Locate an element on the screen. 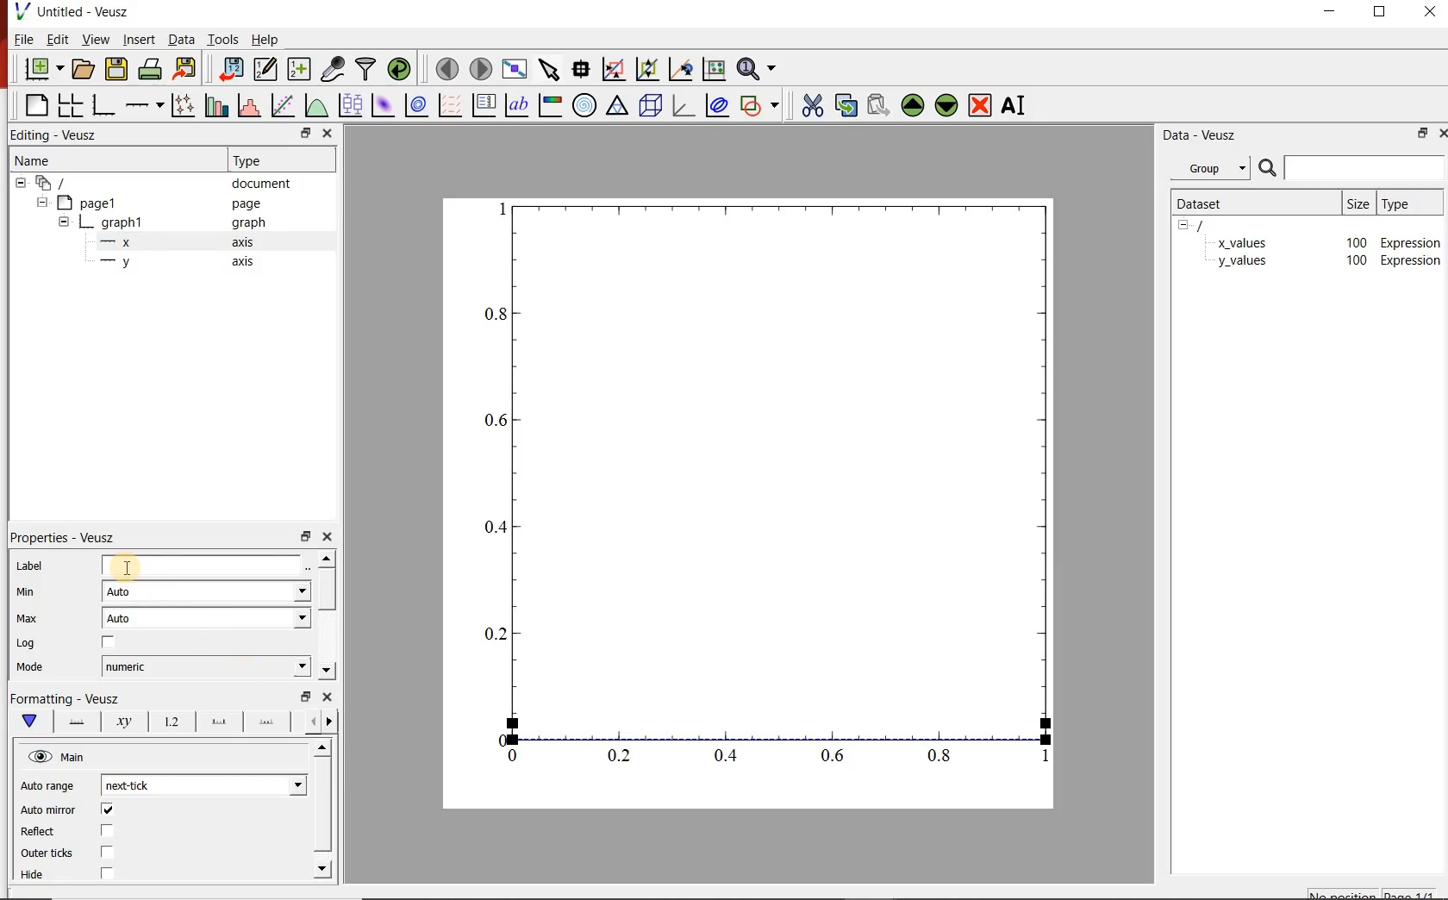 The width and height of the screenshot is (1448, 900). text label is located at coordinates (515, 105).